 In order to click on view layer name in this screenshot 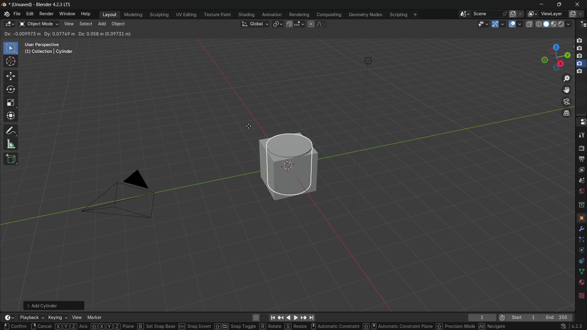, I will do `click(553, 14)`.